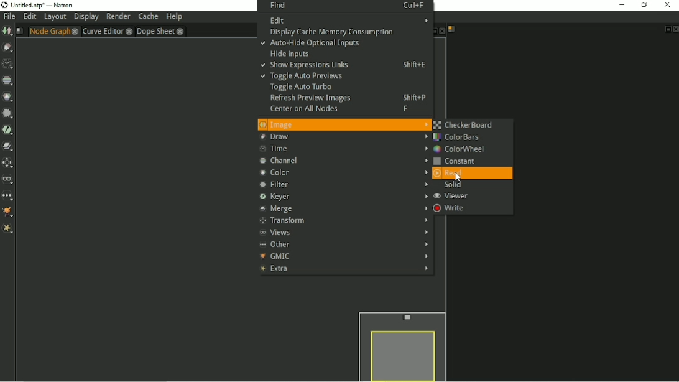 The height and width of the screenshot is (382, 679). Describe the element at coordinates (29, 17) in the screenshot. I see `Edit` at that location.